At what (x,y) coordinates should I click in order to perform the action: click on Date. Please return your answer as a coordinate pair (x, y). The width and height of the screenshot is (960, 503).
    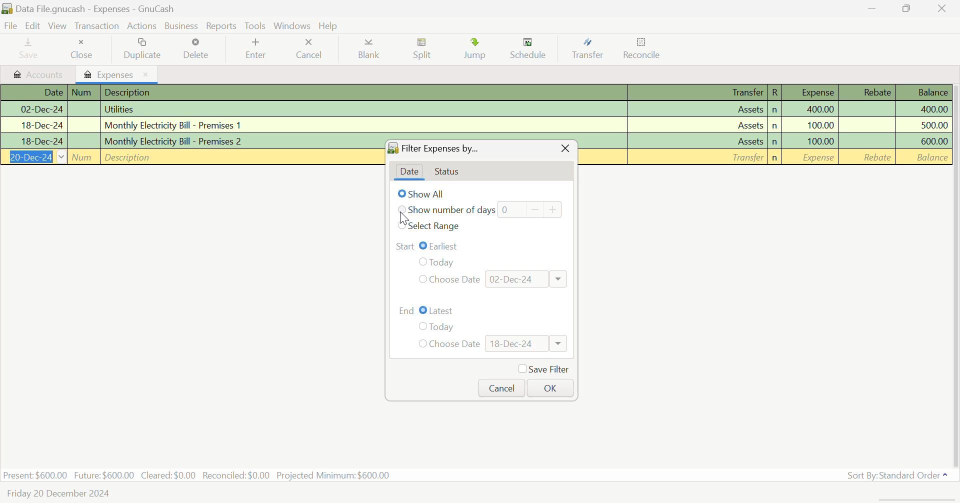
    Looking at the image, I should click on (31, 125).